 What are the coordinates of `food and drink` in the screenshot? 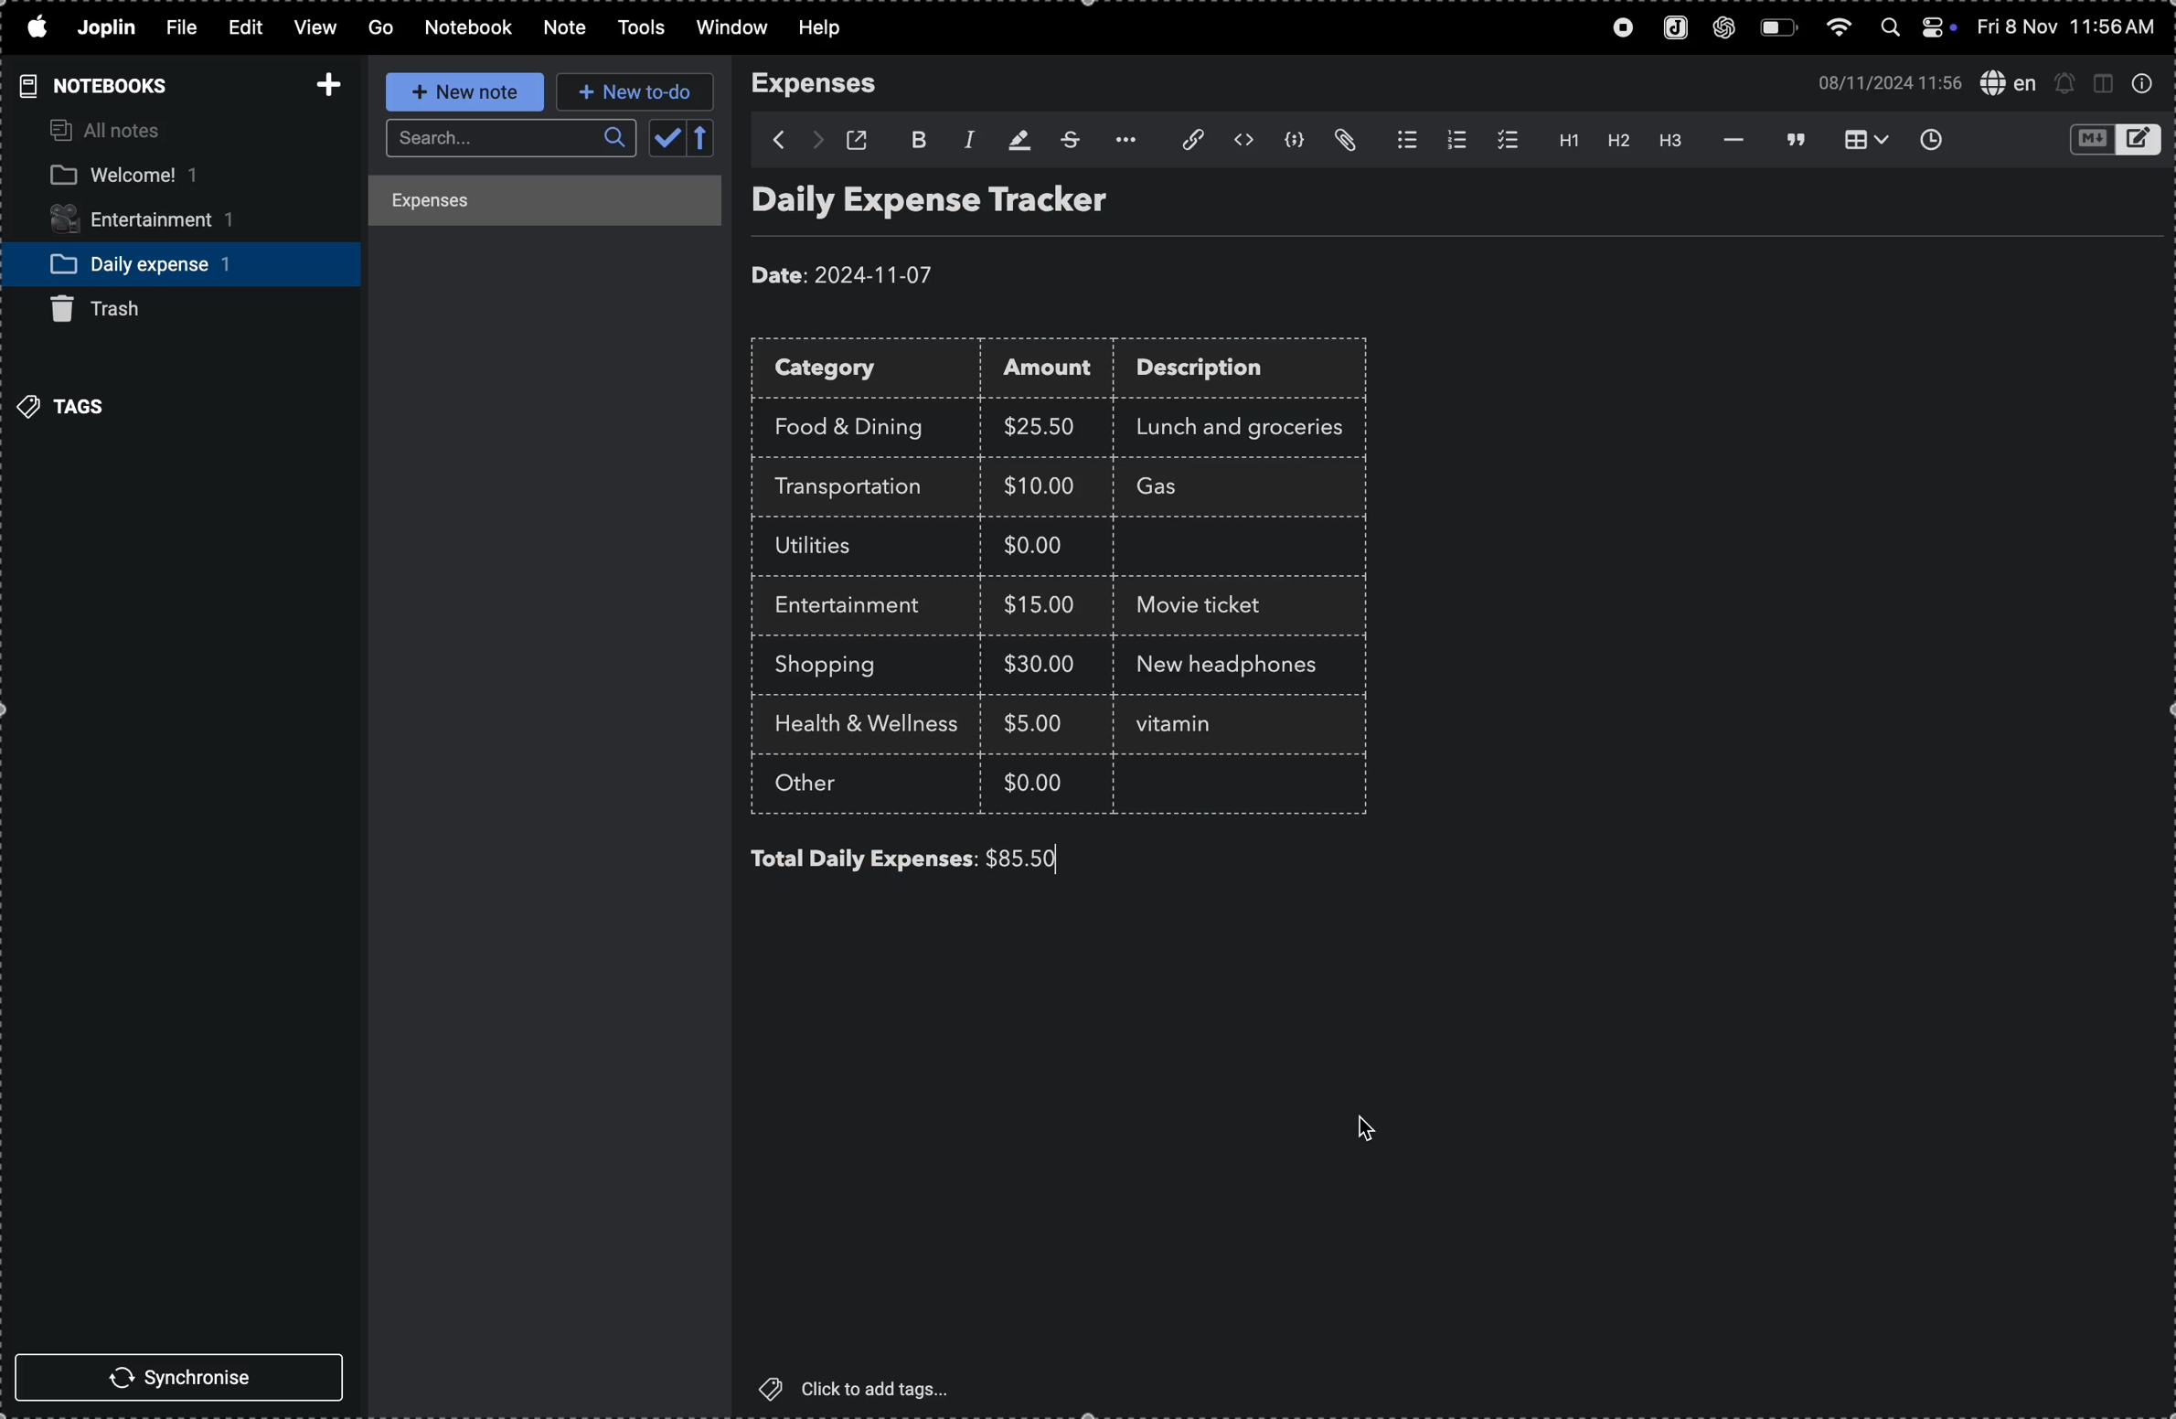 It's located at (859, 423).